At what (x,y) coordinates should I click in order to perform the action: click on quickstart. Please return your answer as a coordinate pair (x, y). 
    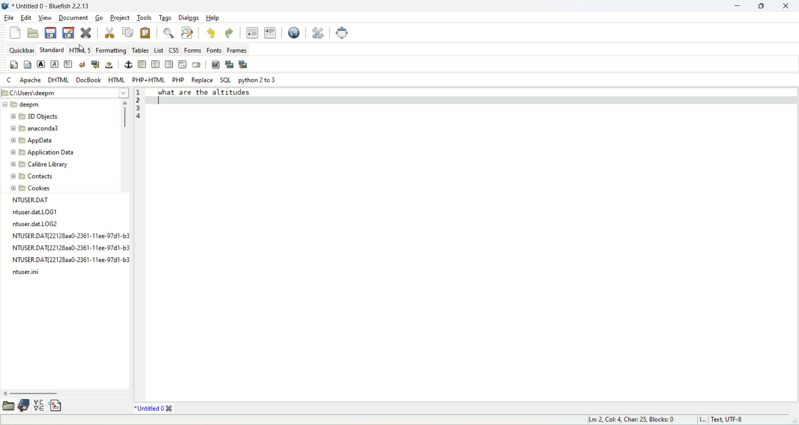
    Looking at the image, I should click on (14, 64).